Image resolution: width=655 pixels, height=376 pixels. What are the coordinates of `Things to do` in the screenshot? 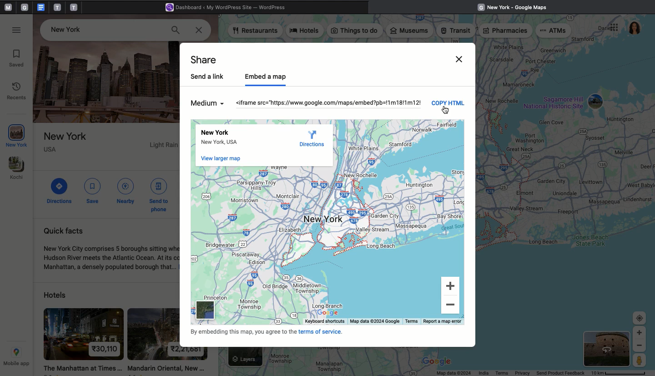 It's located at (355, 31).